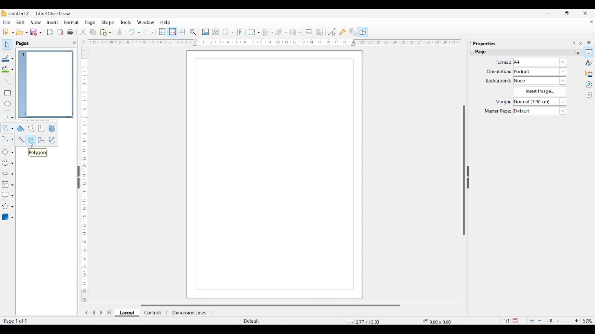  What do you see at coordinates (42, 128) in the screenshot?
I see `Polygon(45 degree), filled` at bounding box center [42, 128].